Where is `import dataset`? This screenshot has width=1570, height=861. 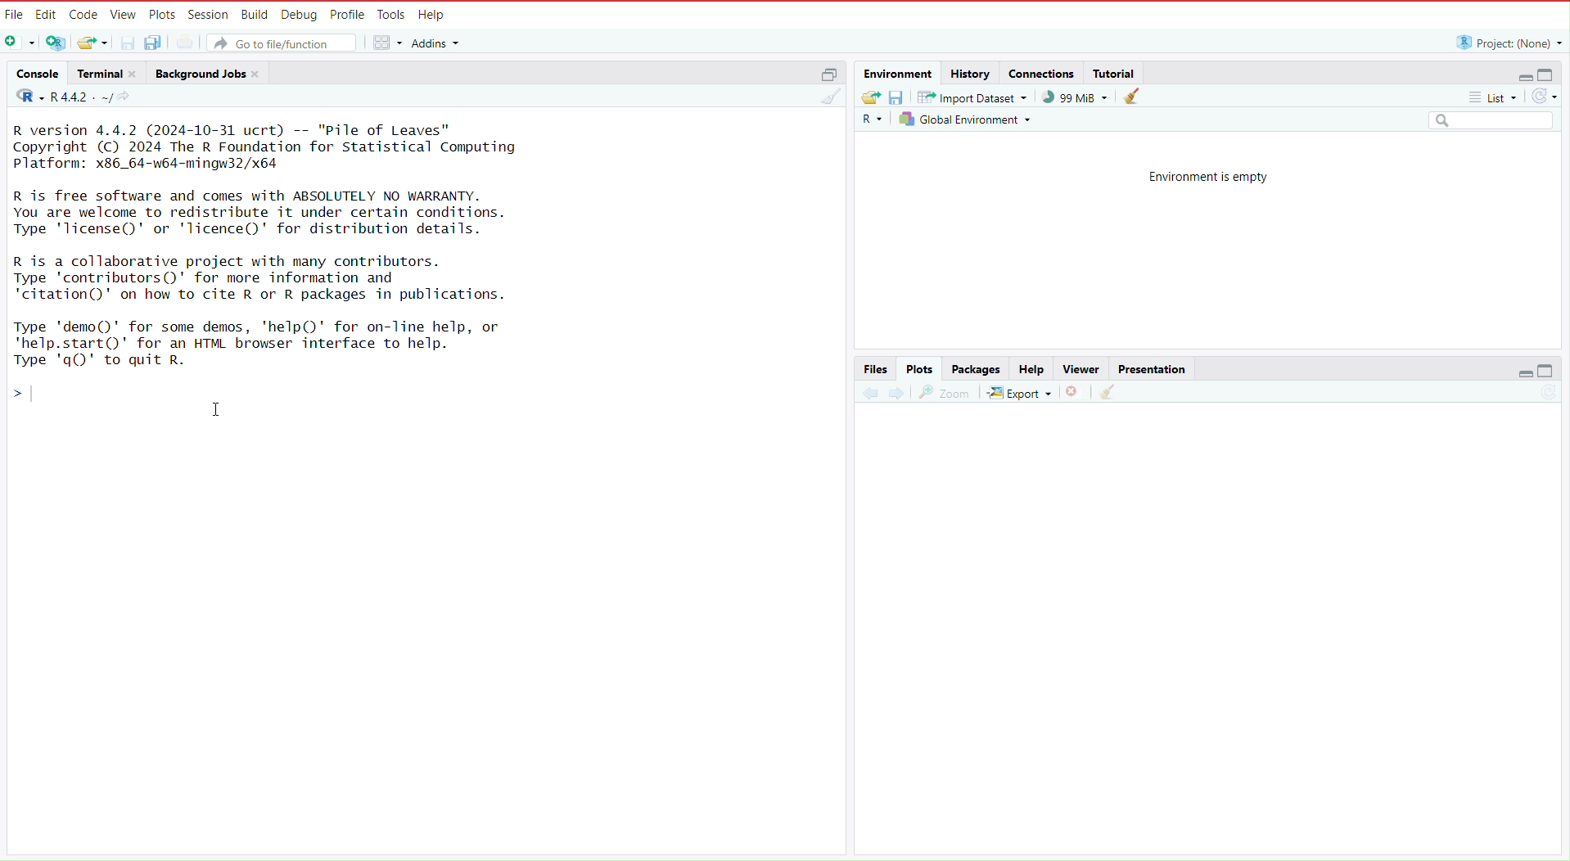 import dataset is located at coordinates (972, 99).